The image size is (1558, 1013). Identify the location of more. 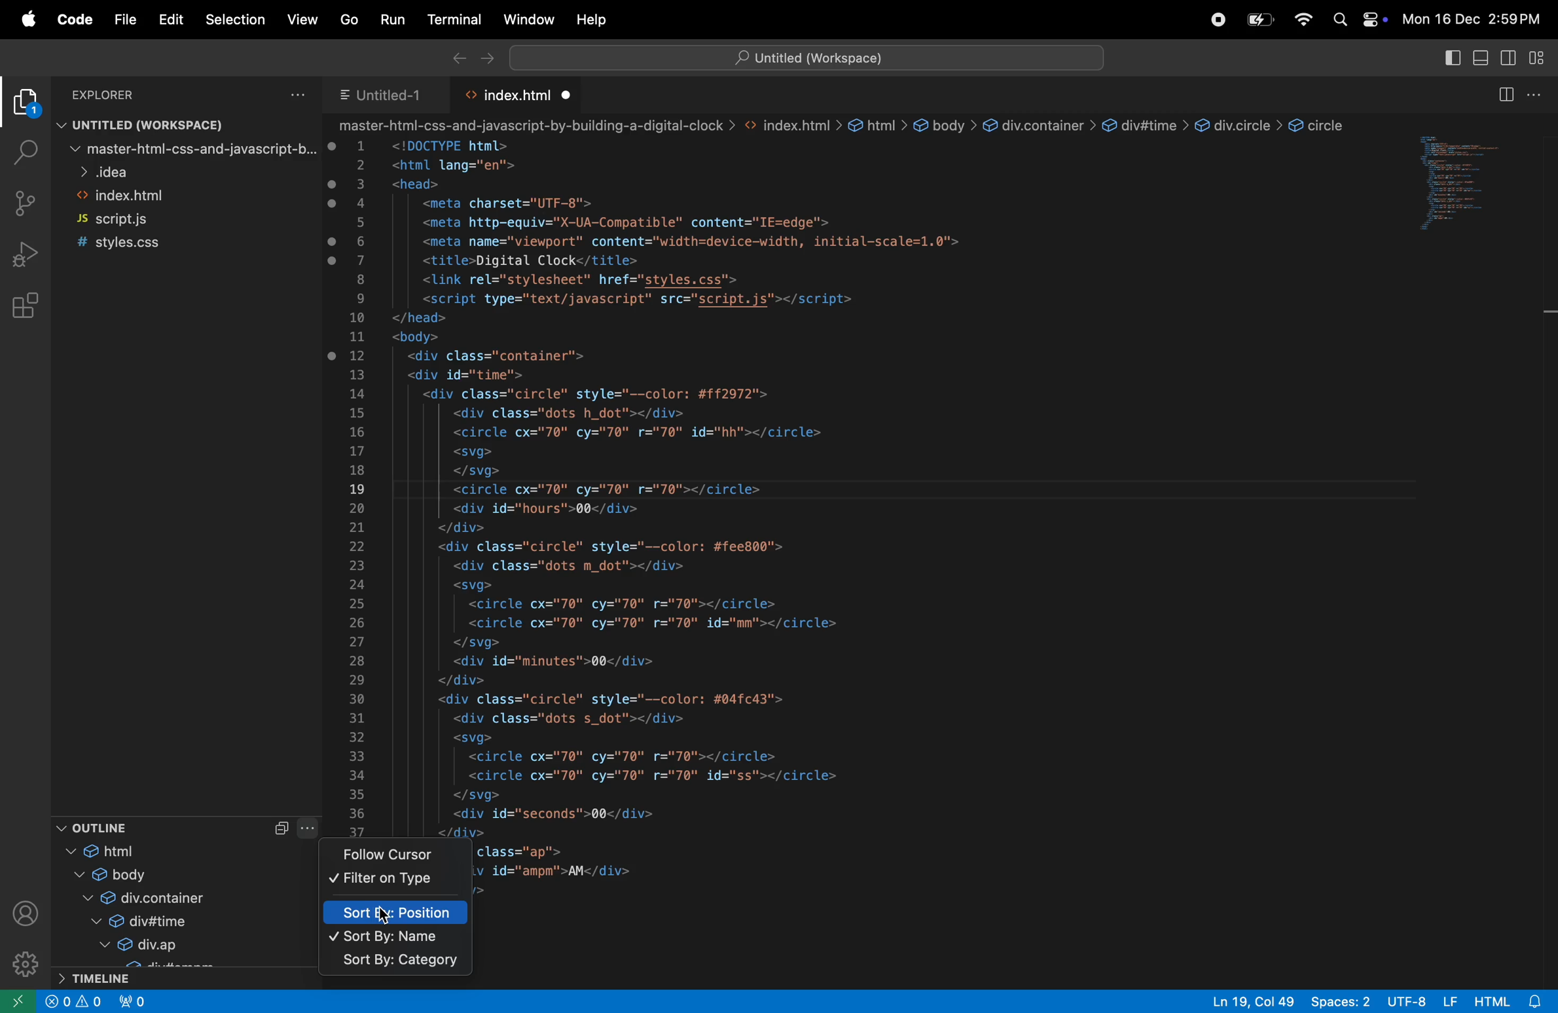
(310, 828).